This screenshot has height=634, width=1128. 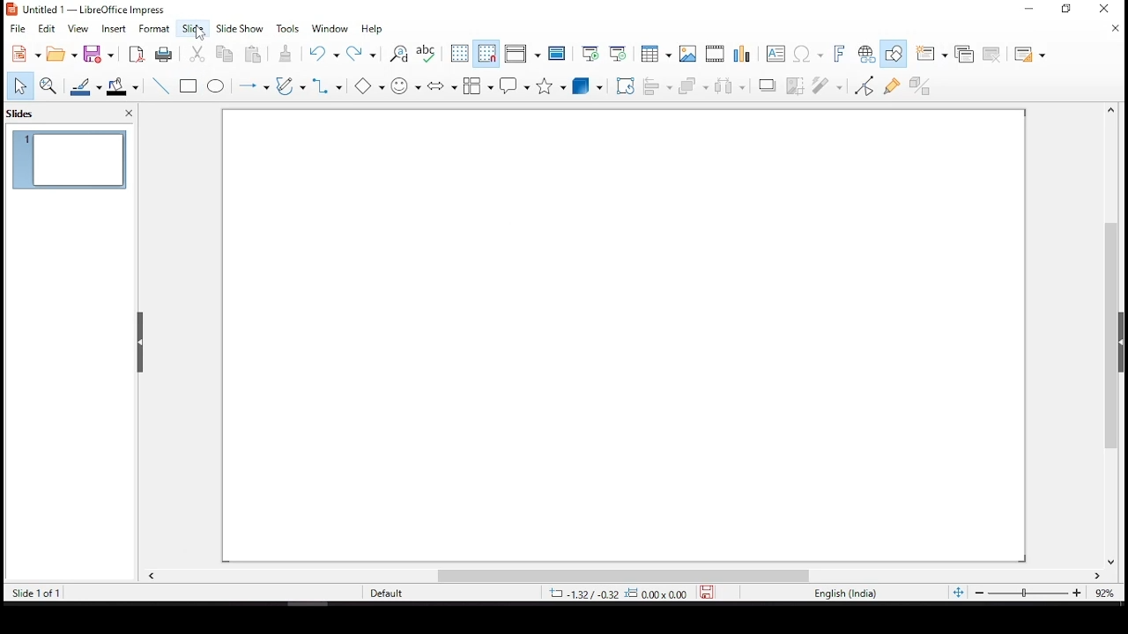 What do you see at coordinates (62, 52) in the screenshot?
I see `open` at bounding box center [62, 52].